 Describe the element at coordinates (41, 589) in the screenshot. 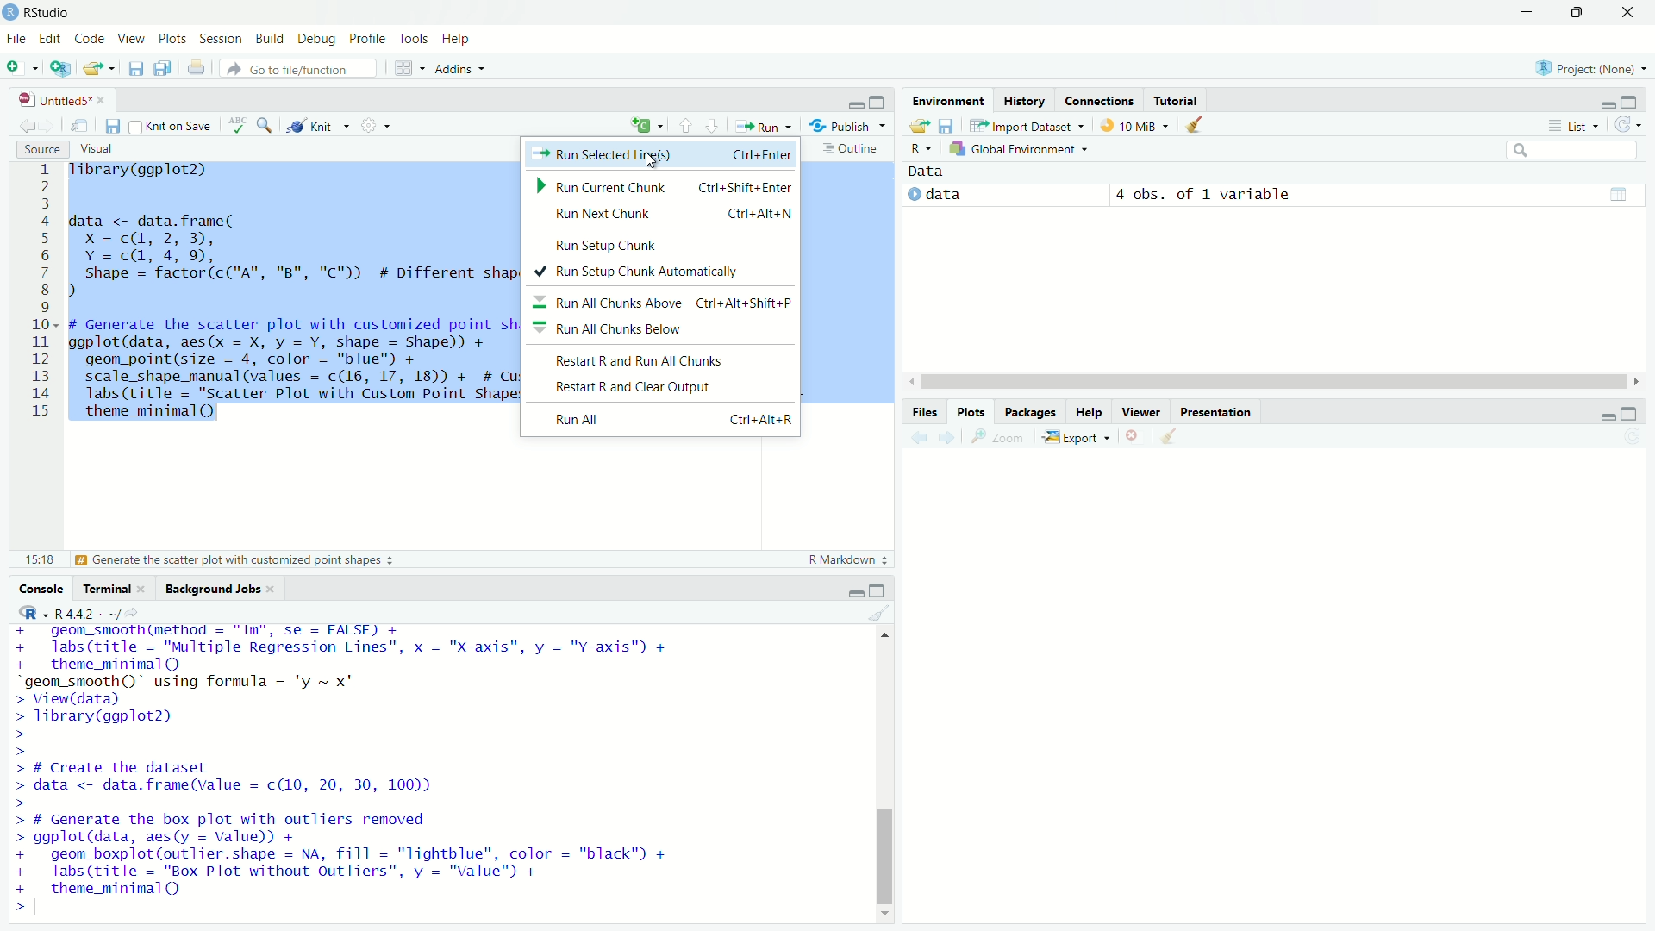

I see `Console` at that location.